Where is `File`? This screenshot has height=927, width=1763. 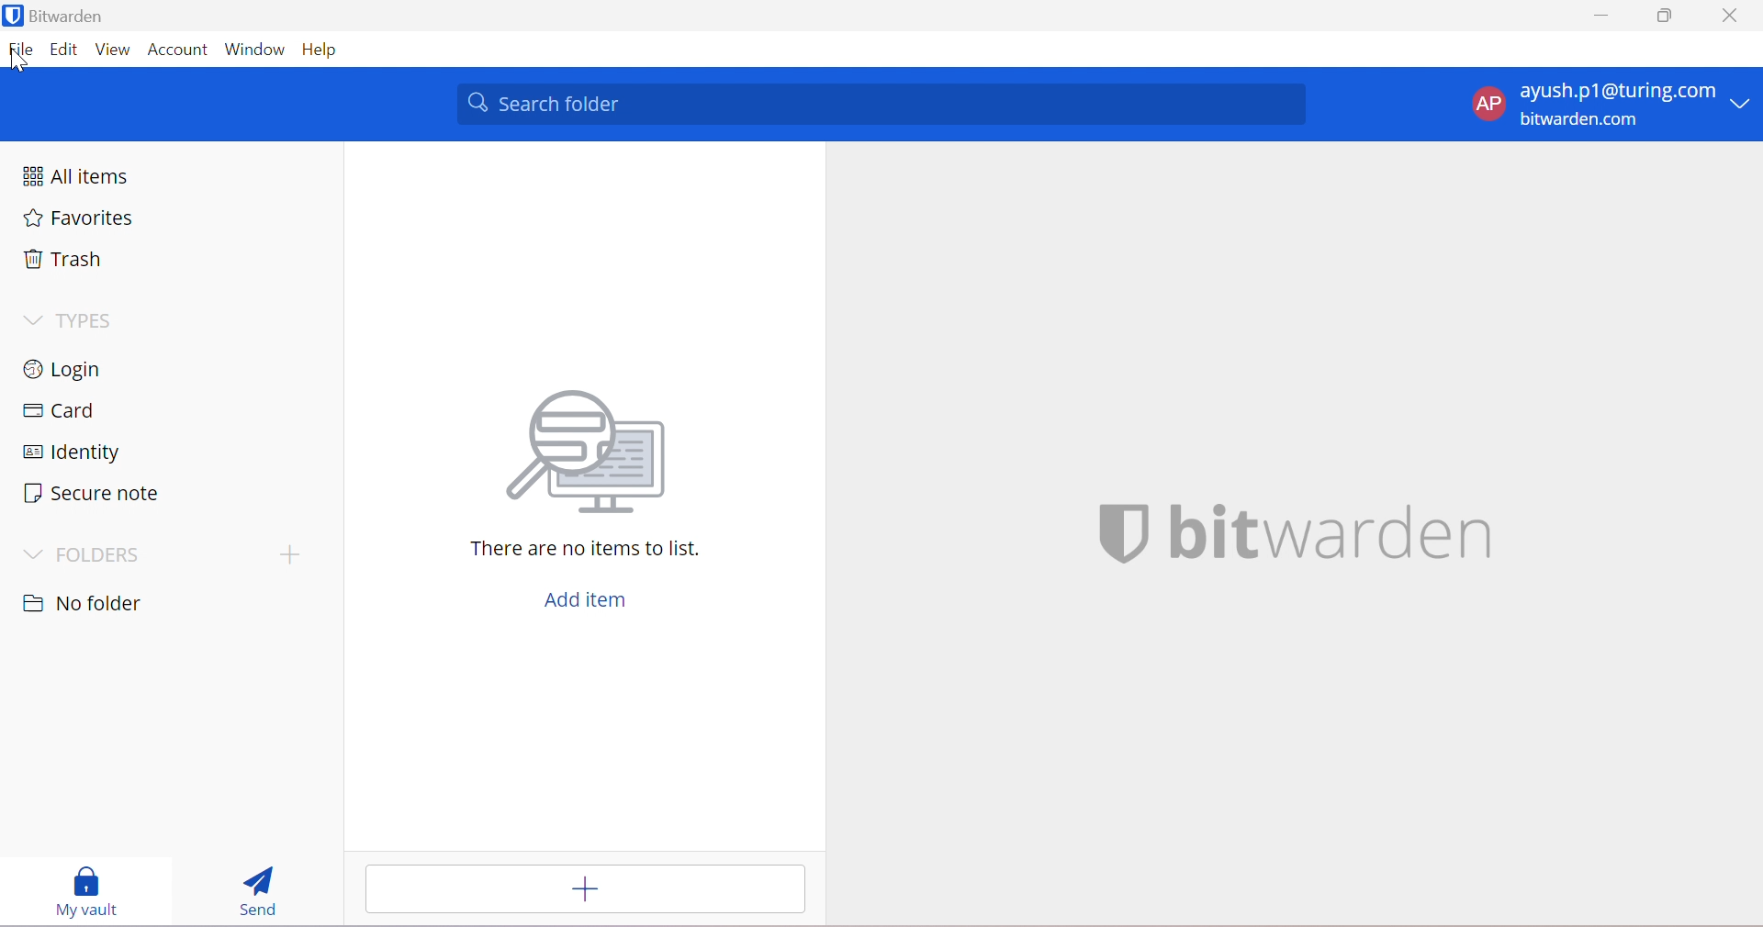
File is located at coordinates (20, 52).